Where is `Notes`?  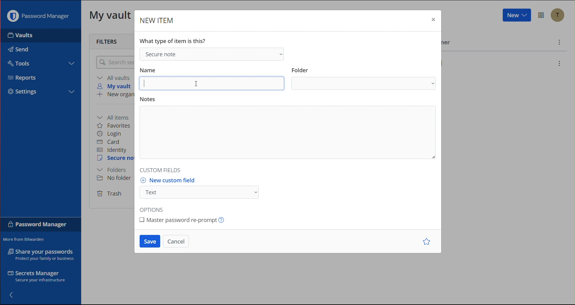 Notes is located at coordinates (287, 132).